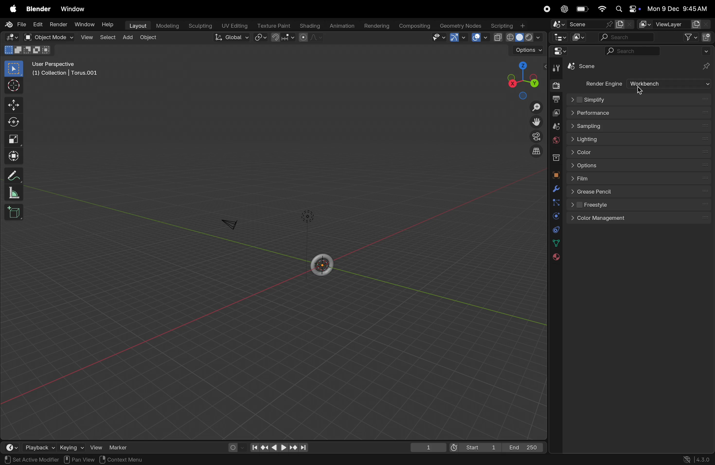 The width and height of the screenshot is (715, 465). I want to click on tools, so click(556, 68).